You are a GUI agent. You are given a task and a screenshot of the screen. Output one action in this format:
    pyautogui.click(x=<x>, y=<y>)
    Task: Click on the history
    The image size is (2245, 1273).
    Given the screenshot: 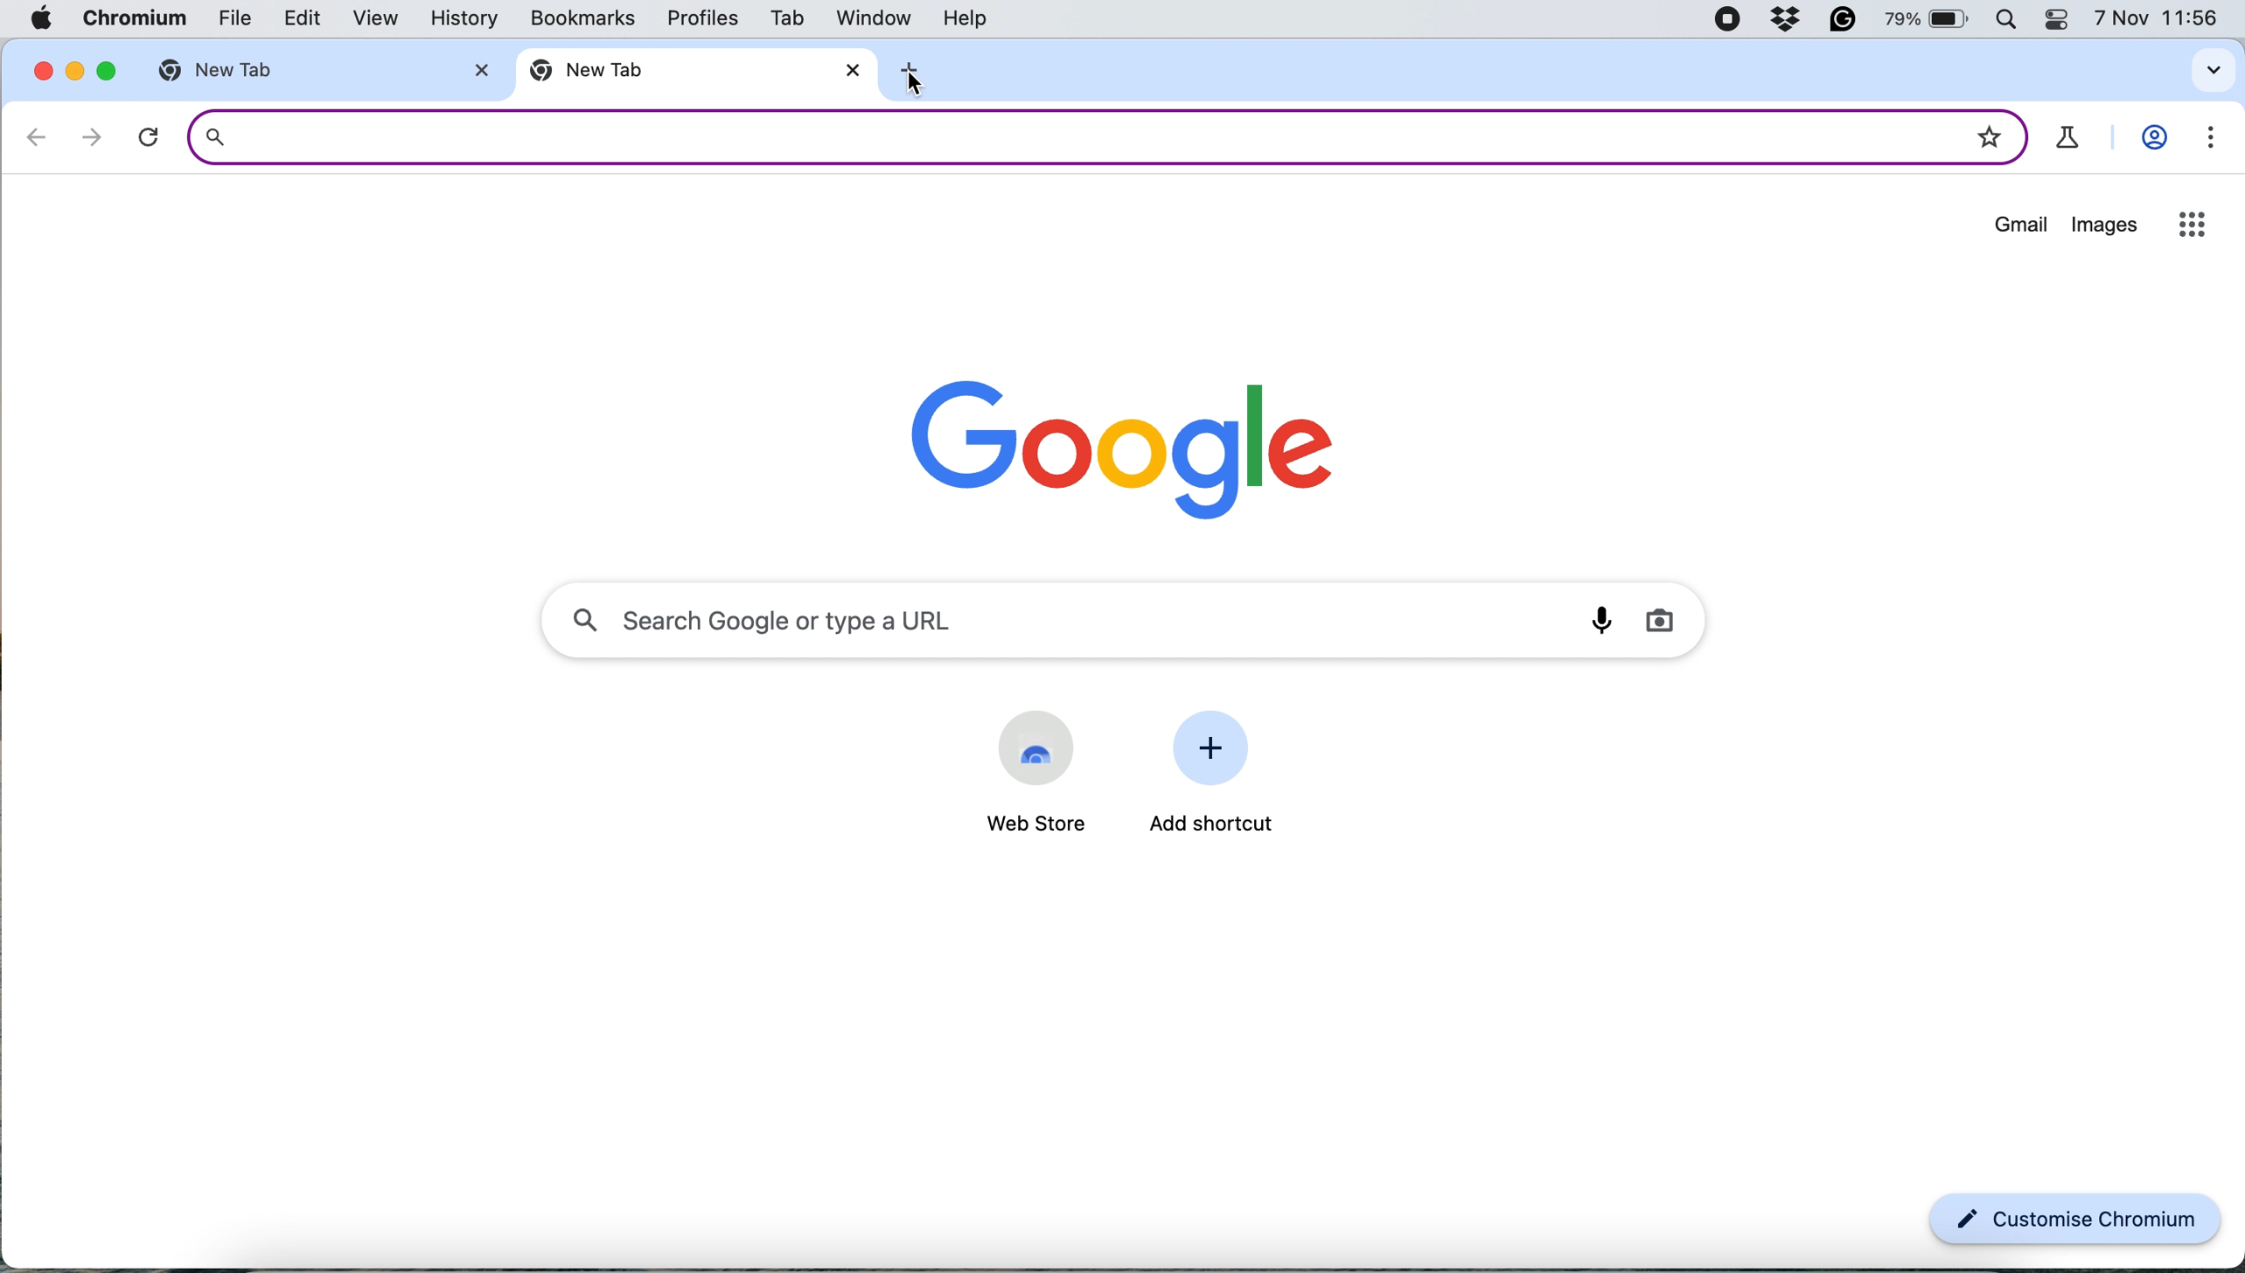 What is the action you would take?
    pyautogui.click(x=470, y=19)
    